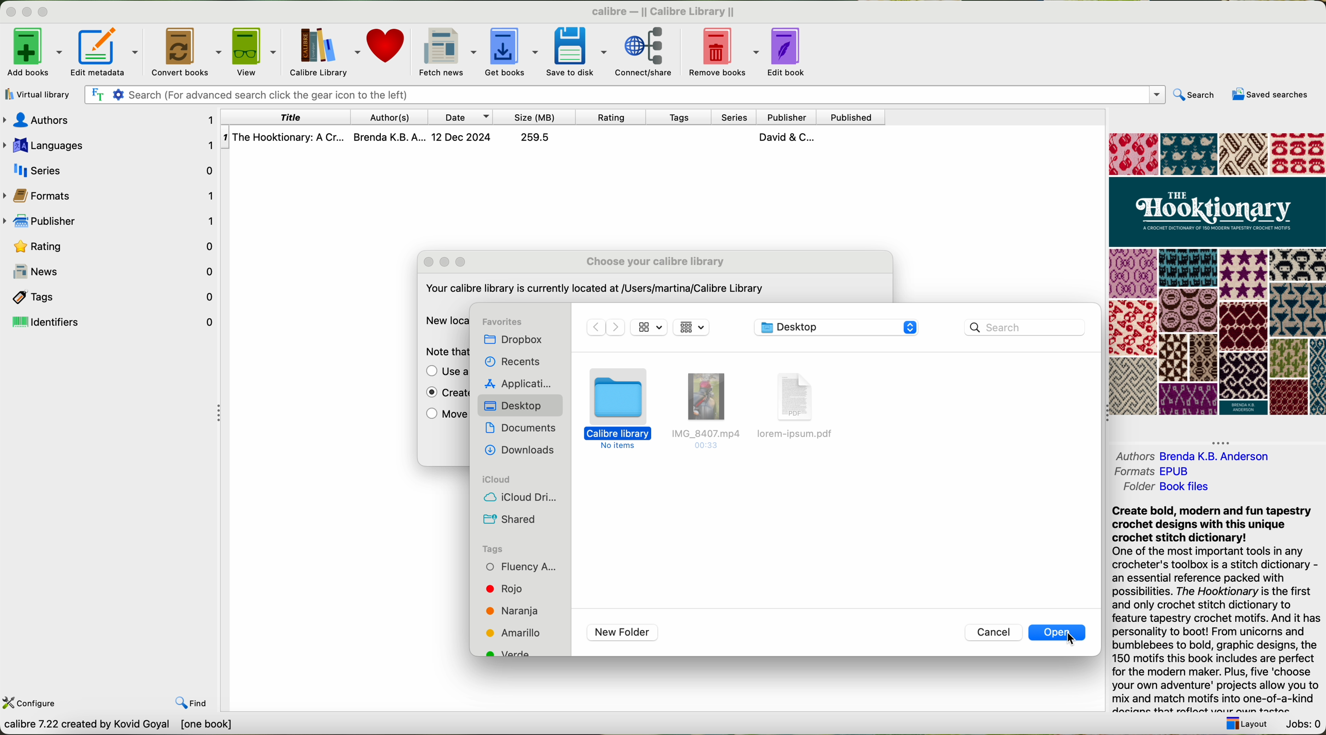 This screenshot has width=1326, height=735. What do you see at coordinates (110, 168) in the screenshot?
I see `series` at bounding box center [110, 168].